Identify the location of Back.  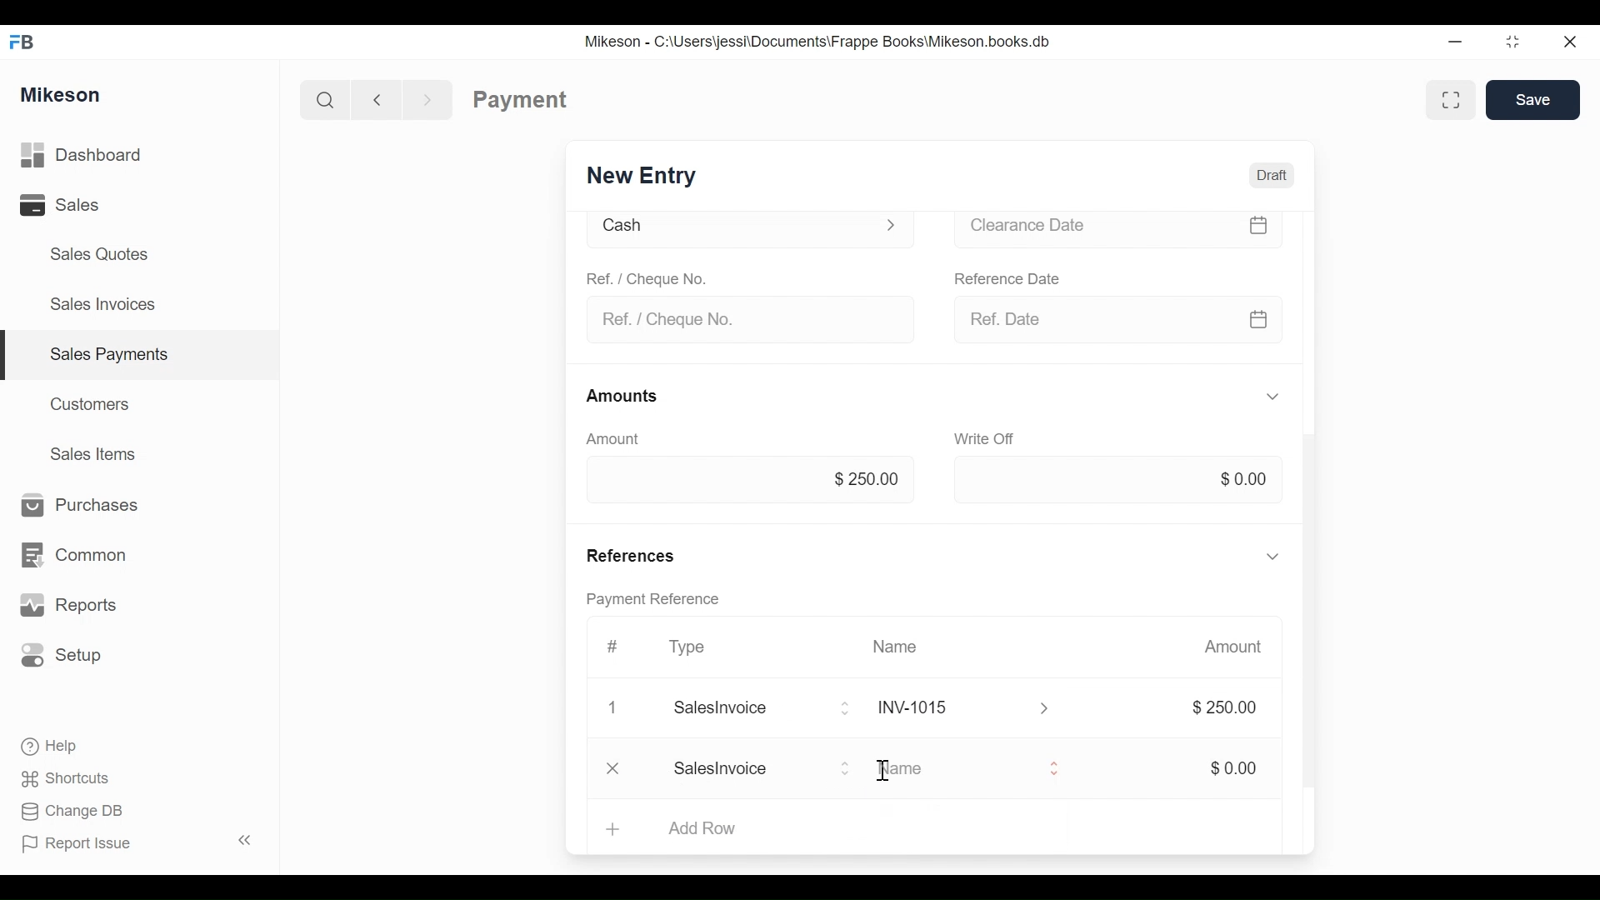
(384, 98).